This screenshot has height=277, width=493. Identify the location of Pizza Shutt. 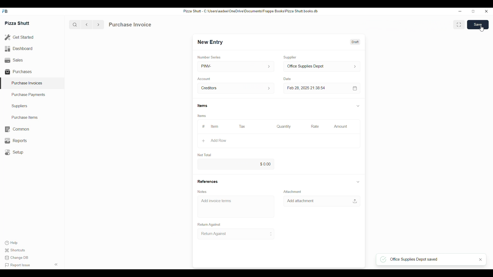
(17, 23).